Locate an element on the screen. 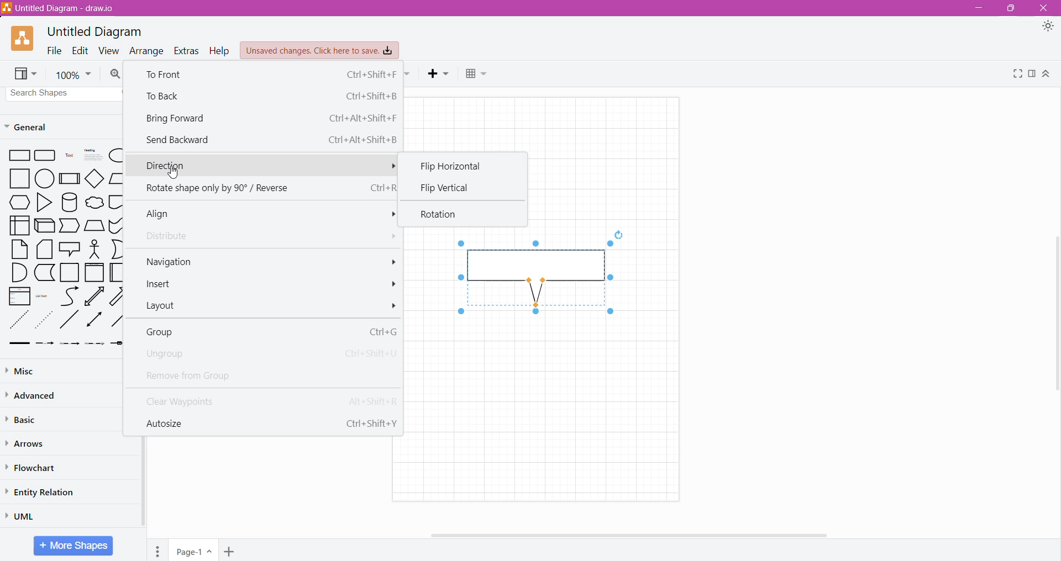 This screenshot has height=561, width=1061. Restore Down is located at coordinates (1010, 8).